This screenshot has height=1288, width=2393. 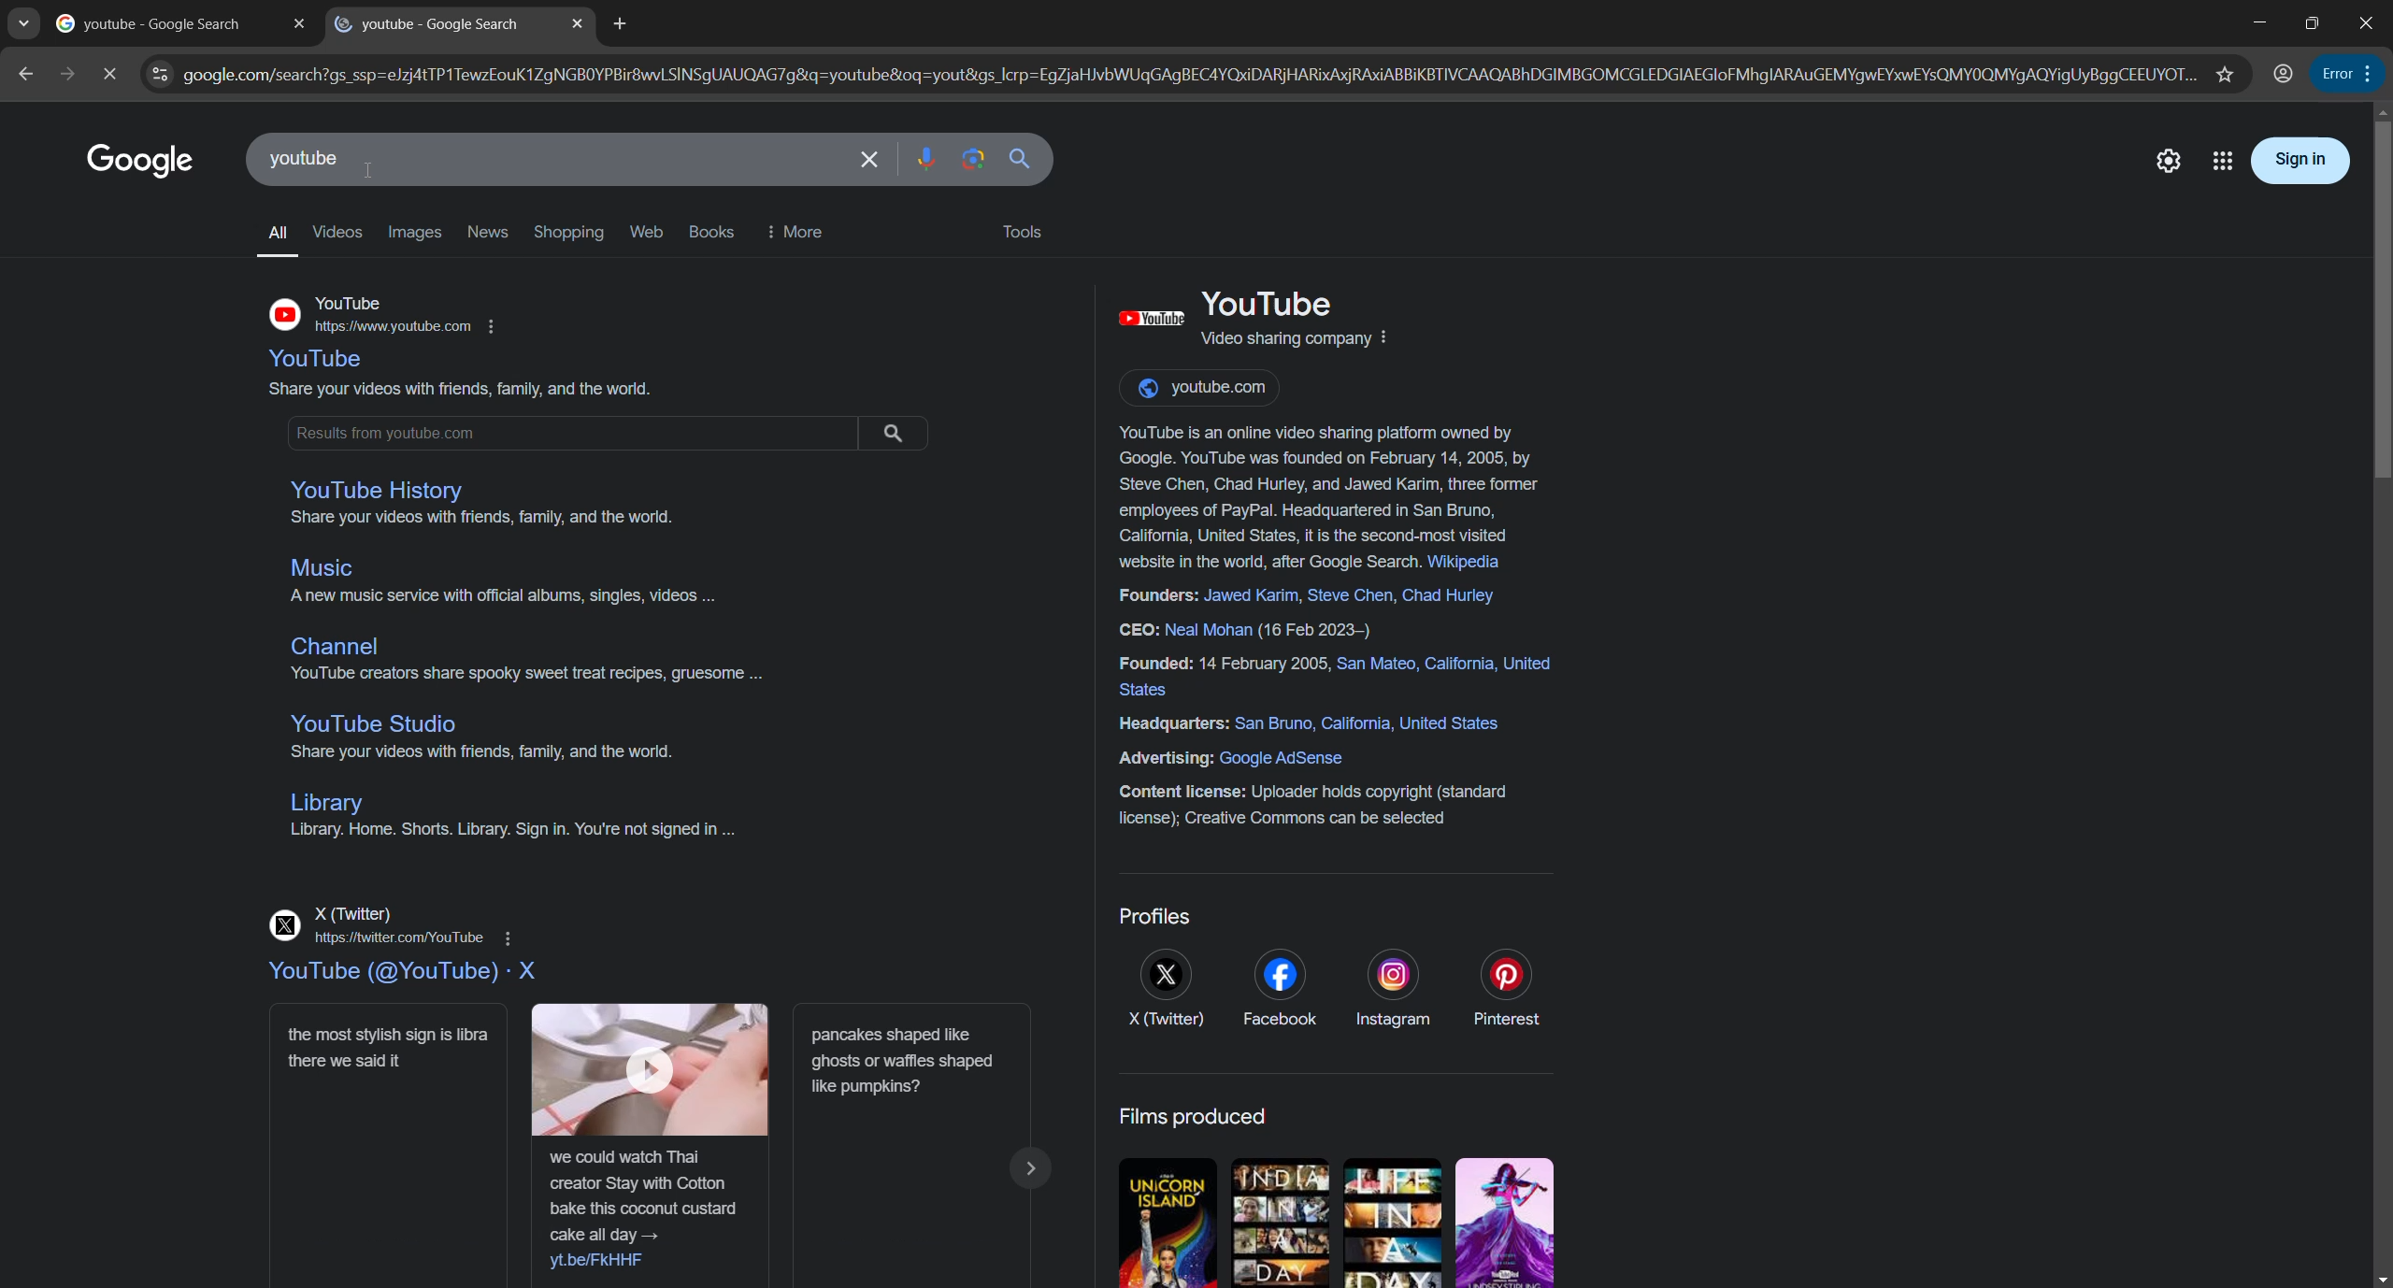 I want to click on youtube, so click(x=321, y=361).